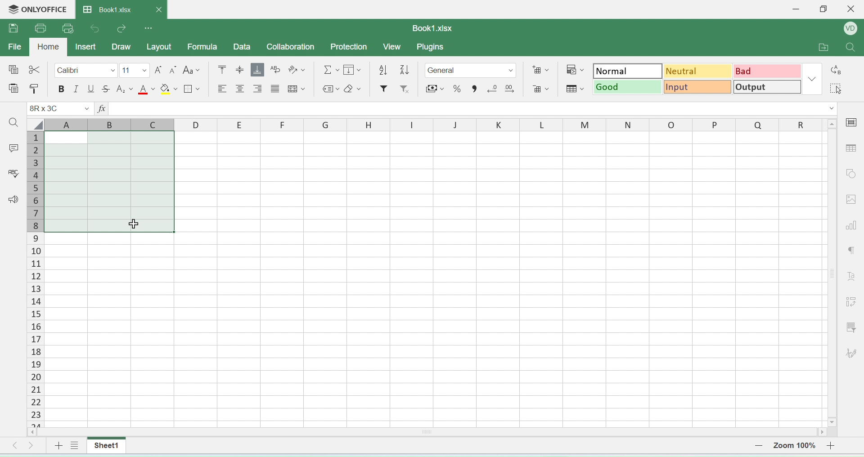 Image resolution: width=864 pixels, height=457 pixels. What do you see at coordinates (195, 70) in the screenshot?
I see `font style` at bounding box center [195, 70].